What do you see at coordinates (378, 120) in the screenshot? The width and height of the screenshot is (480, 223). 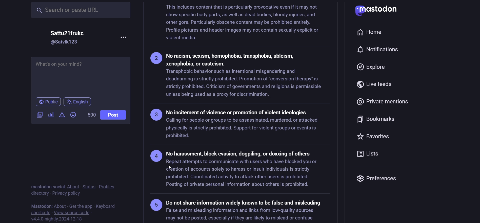 I see `bookmark` at bounding box center [378, 120].